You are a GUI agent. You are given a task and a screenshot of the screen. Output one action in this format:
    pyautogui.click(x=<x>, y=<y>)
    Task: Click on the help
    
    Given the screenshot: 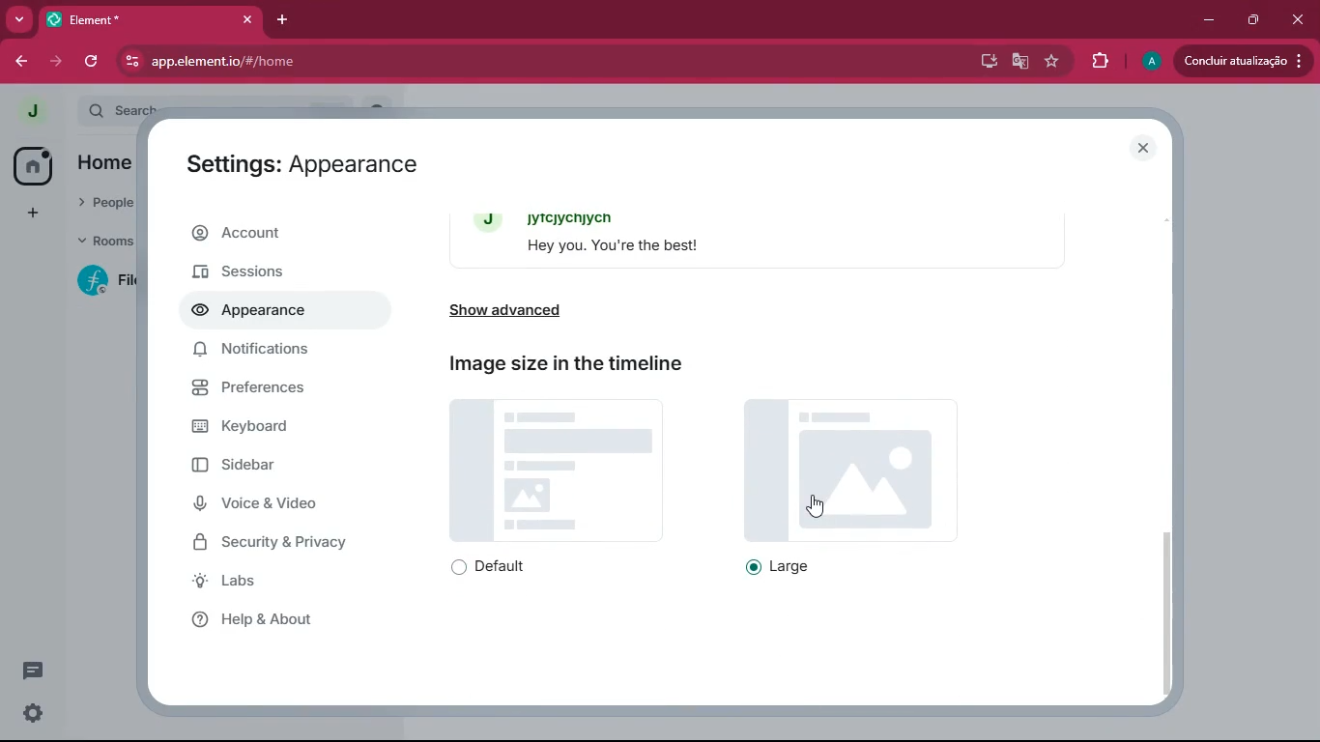 What is the action you would take?
    pyautogui.click(x=270, y=619)
    